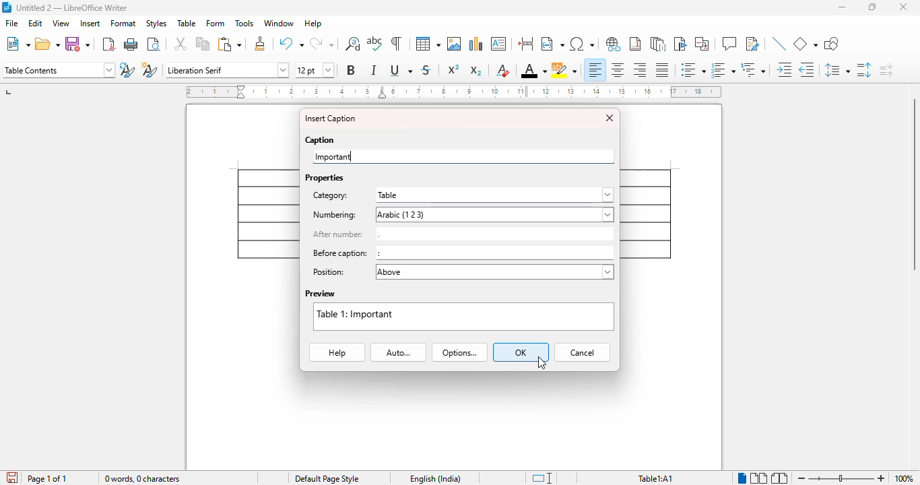  What do you see at coordinates (59, 70) in the screenshot?
I see `set page style` at bounding box center [59, 70].